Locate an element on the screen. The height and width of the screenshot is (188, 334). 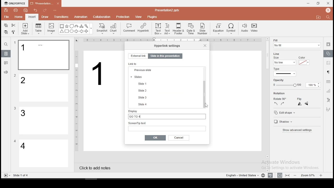
fit to width is located at coordinates (279, 175).